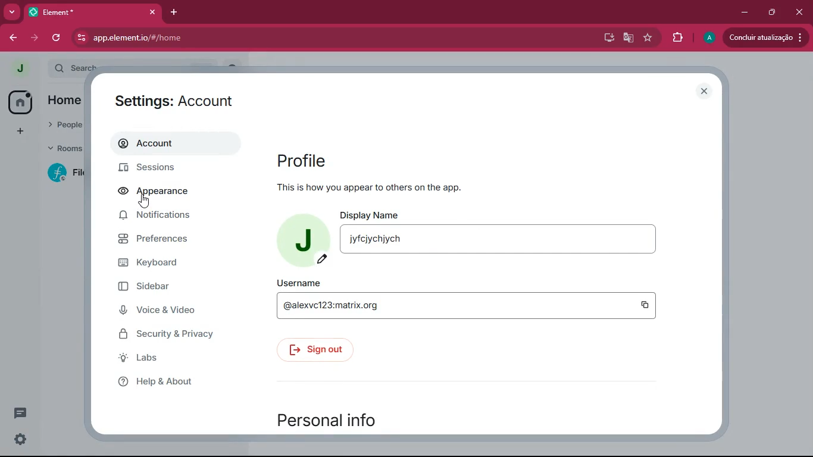 This screenshot has height=457, width=813. Describe the element at coordinates (175, 12) in the screenshot. I see `add tab` at that location.